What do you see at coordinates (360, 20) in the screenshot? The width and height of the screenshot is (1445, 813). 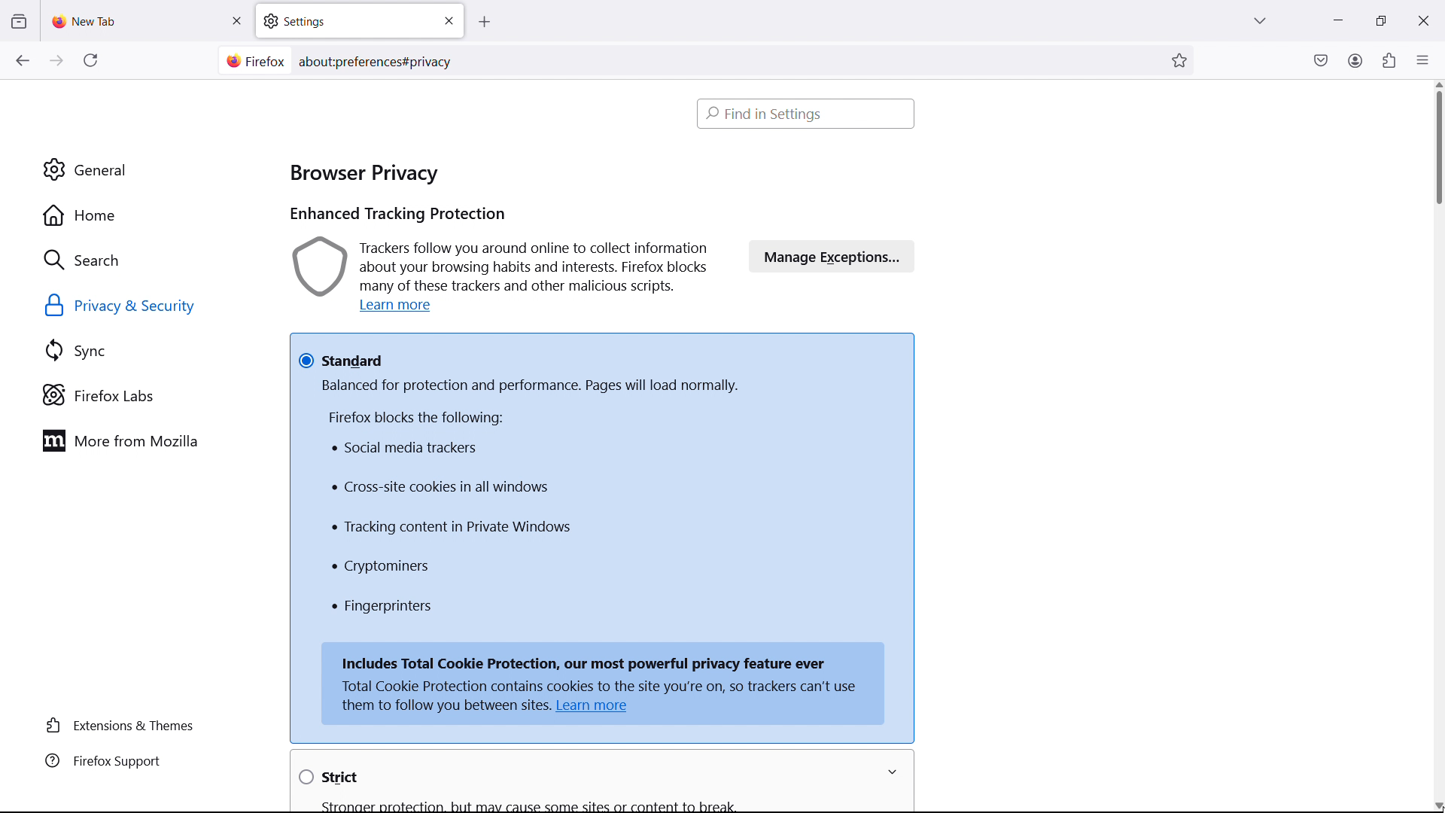 I see `settings tab` at bounding box center [360, 20].